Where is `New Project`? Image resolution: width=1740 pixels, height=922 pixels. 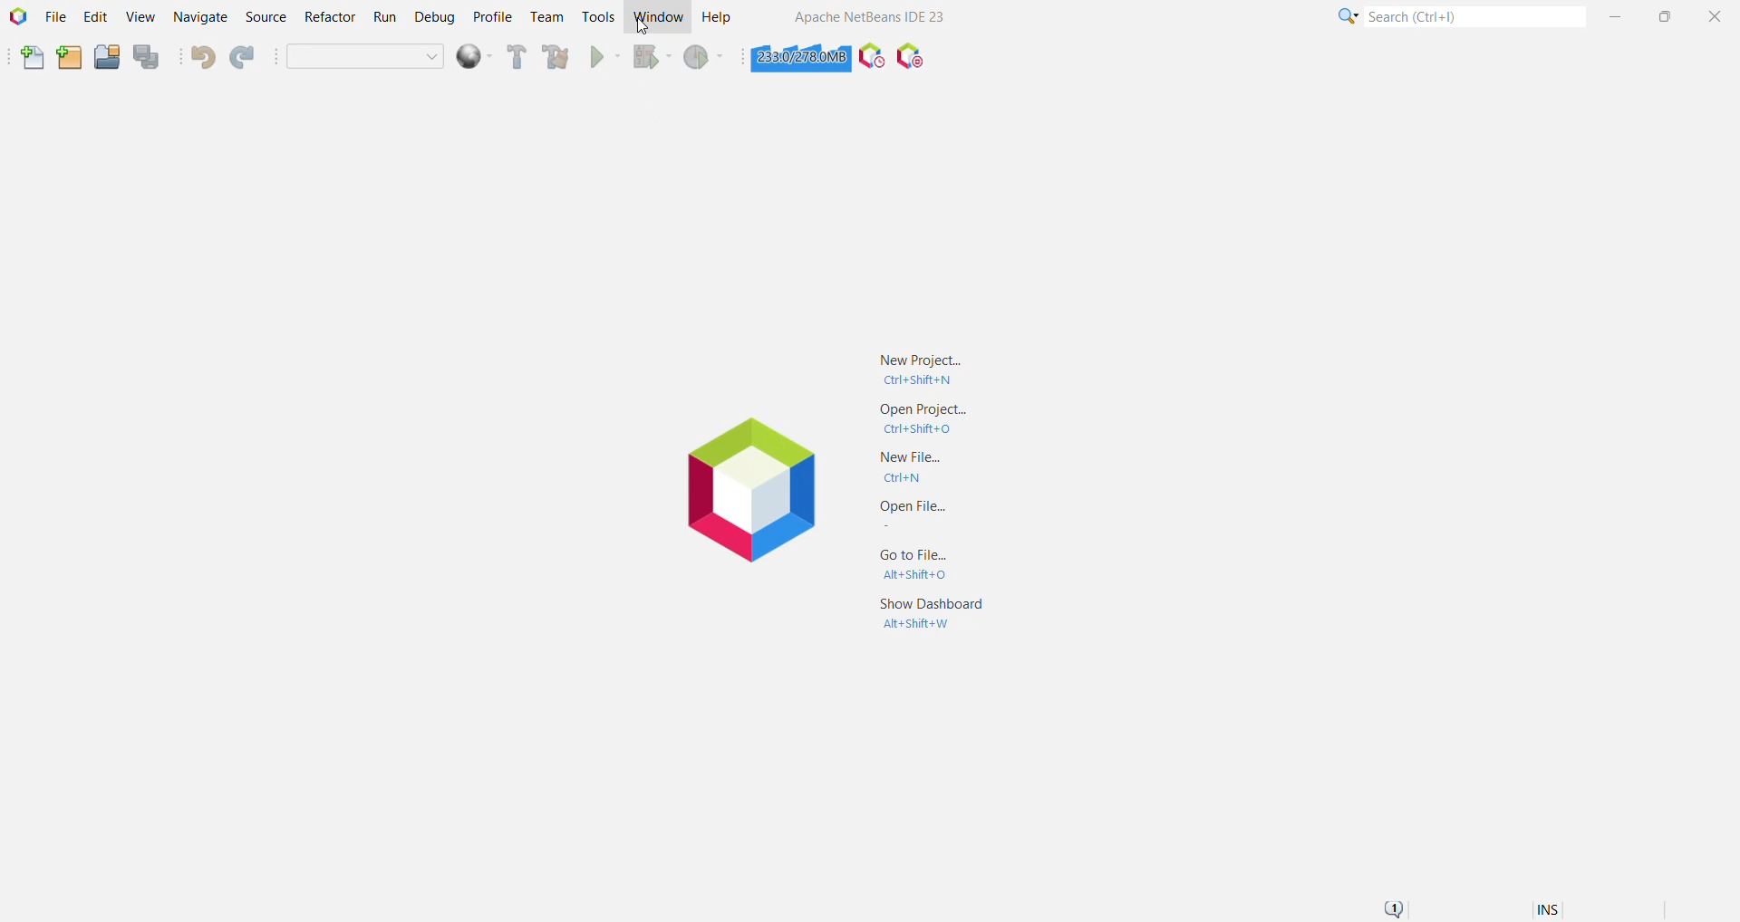
New Project is located at coordinates (67, 58).